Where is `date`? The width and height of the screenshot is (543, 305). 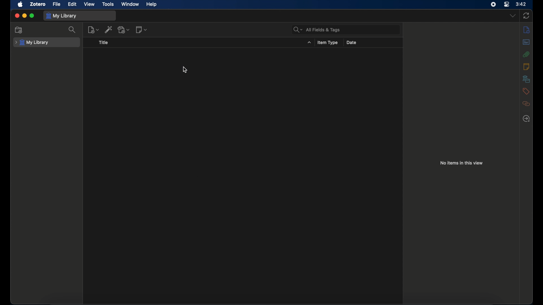
date is located at coordinates (352, 43).